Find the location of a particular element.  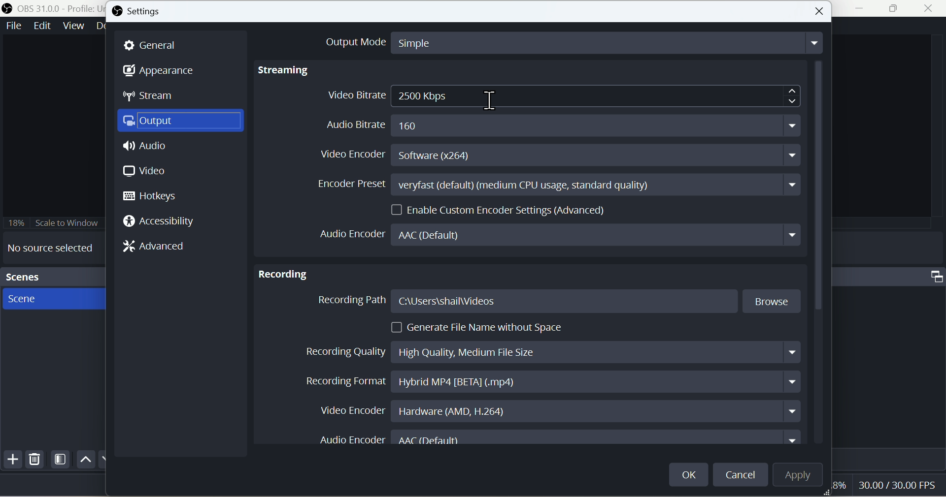

Appearance is located at coordinates (166, 72).